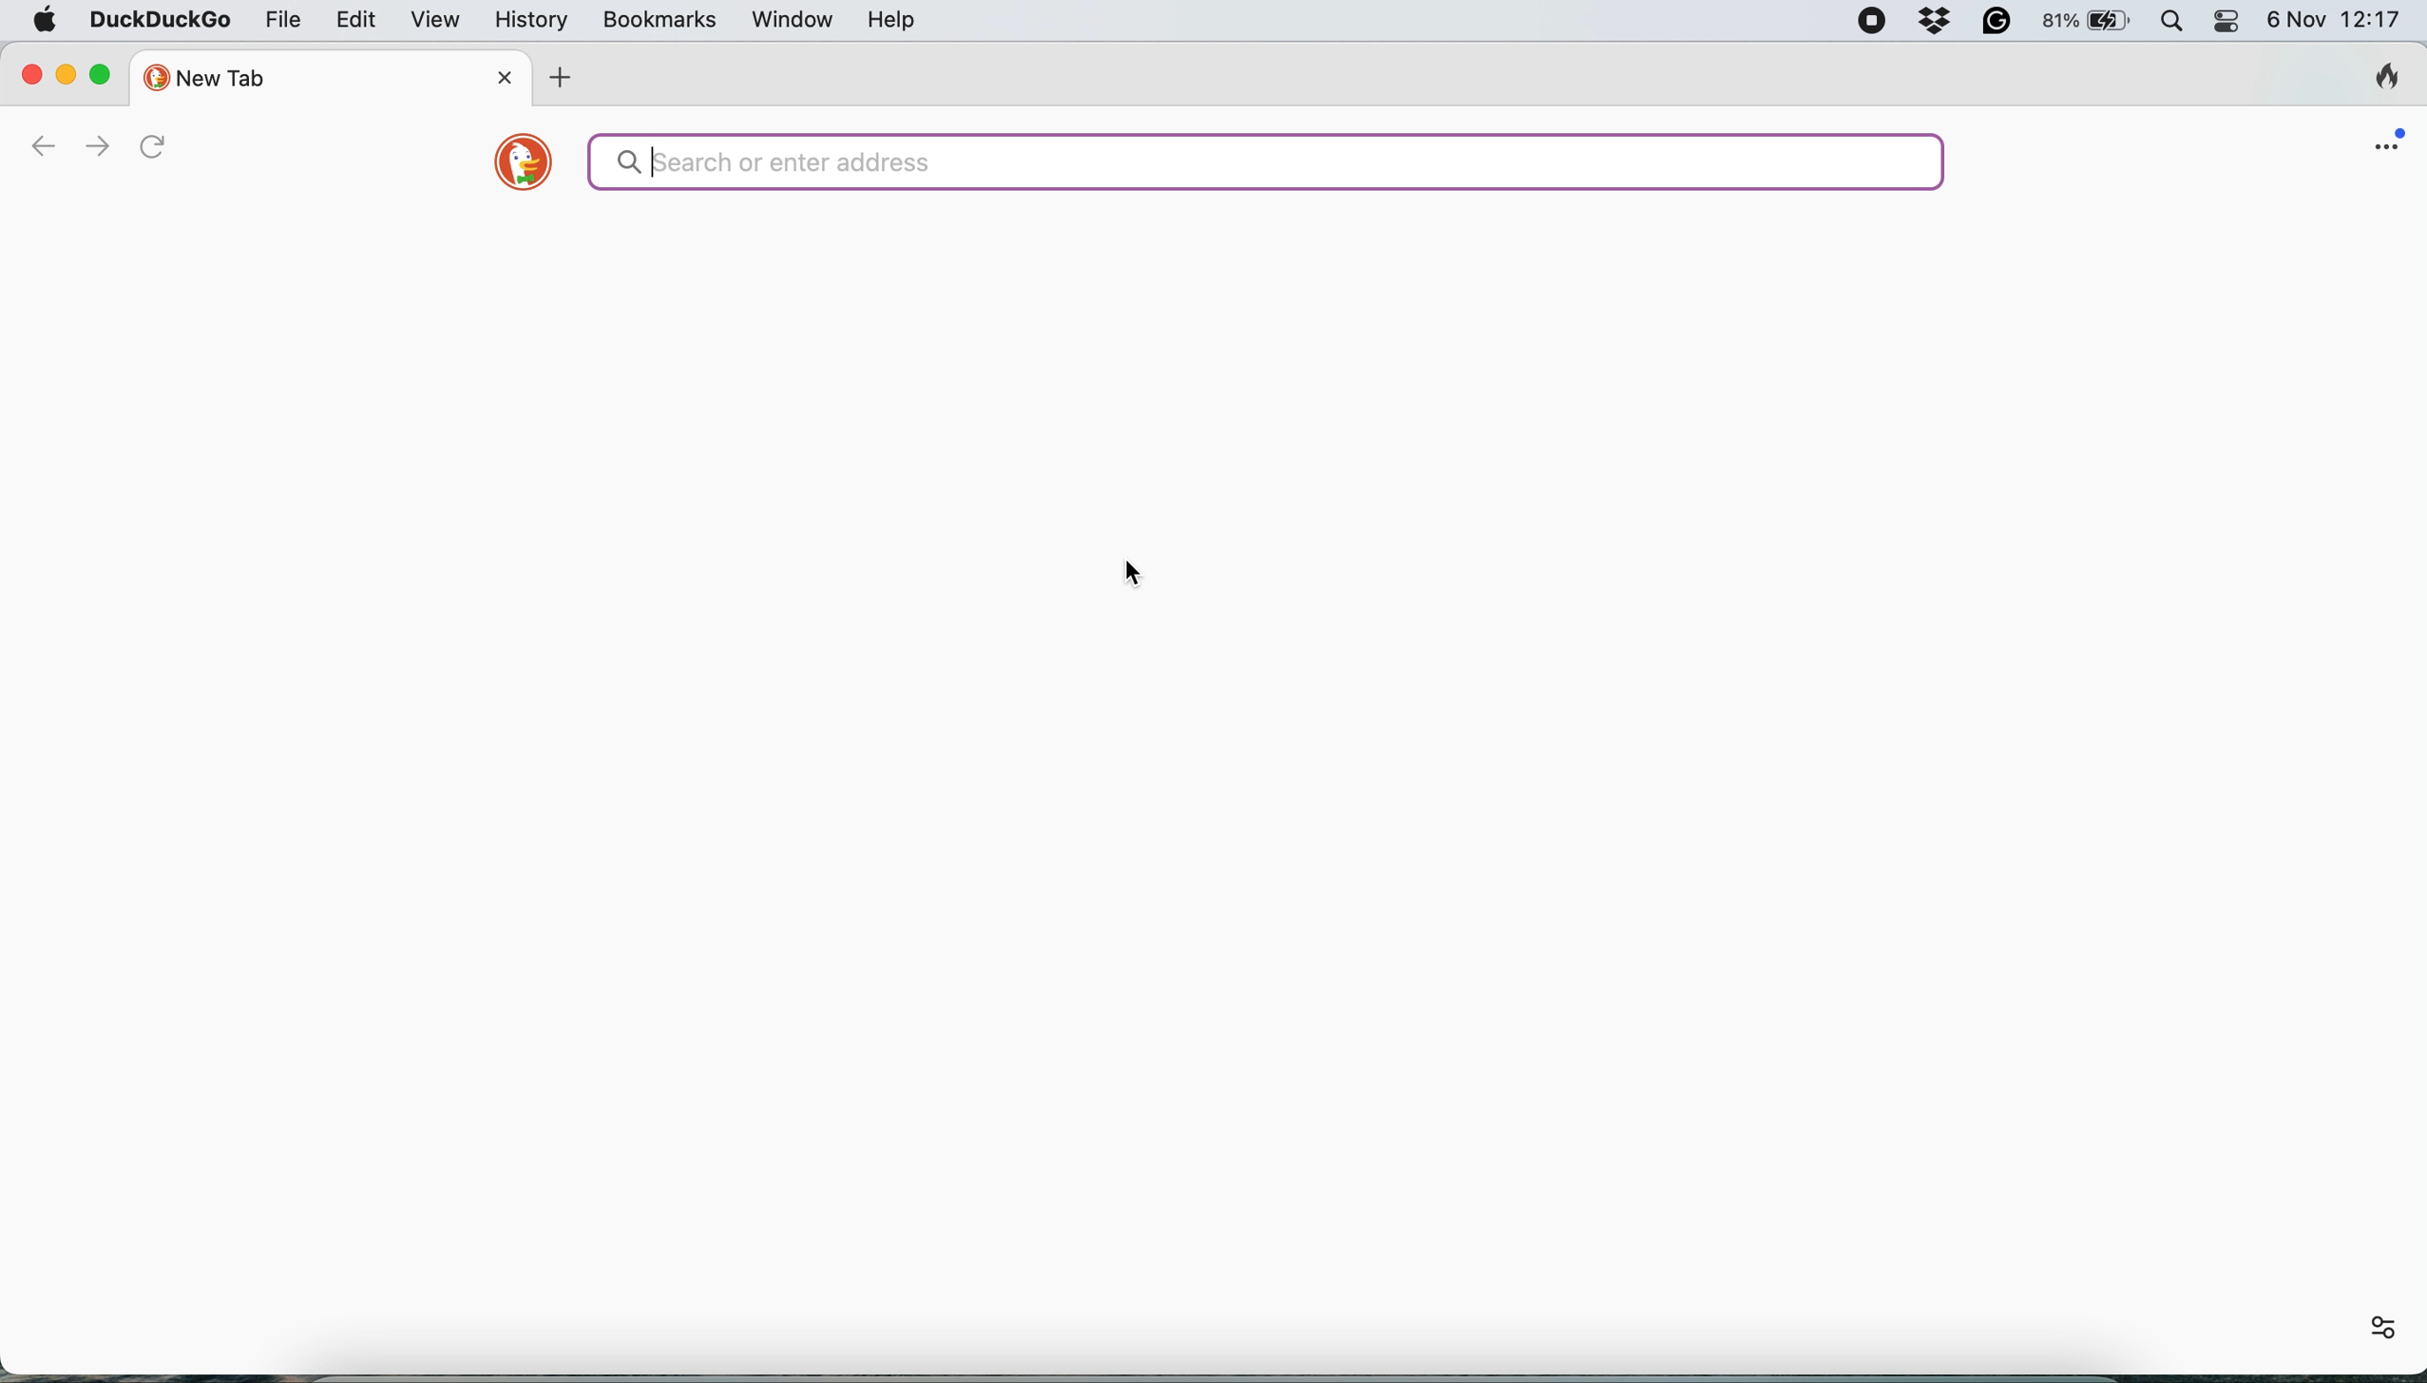 This screenshot has width=2427, height=1383. I want to click on system logo, so click(46, 22).